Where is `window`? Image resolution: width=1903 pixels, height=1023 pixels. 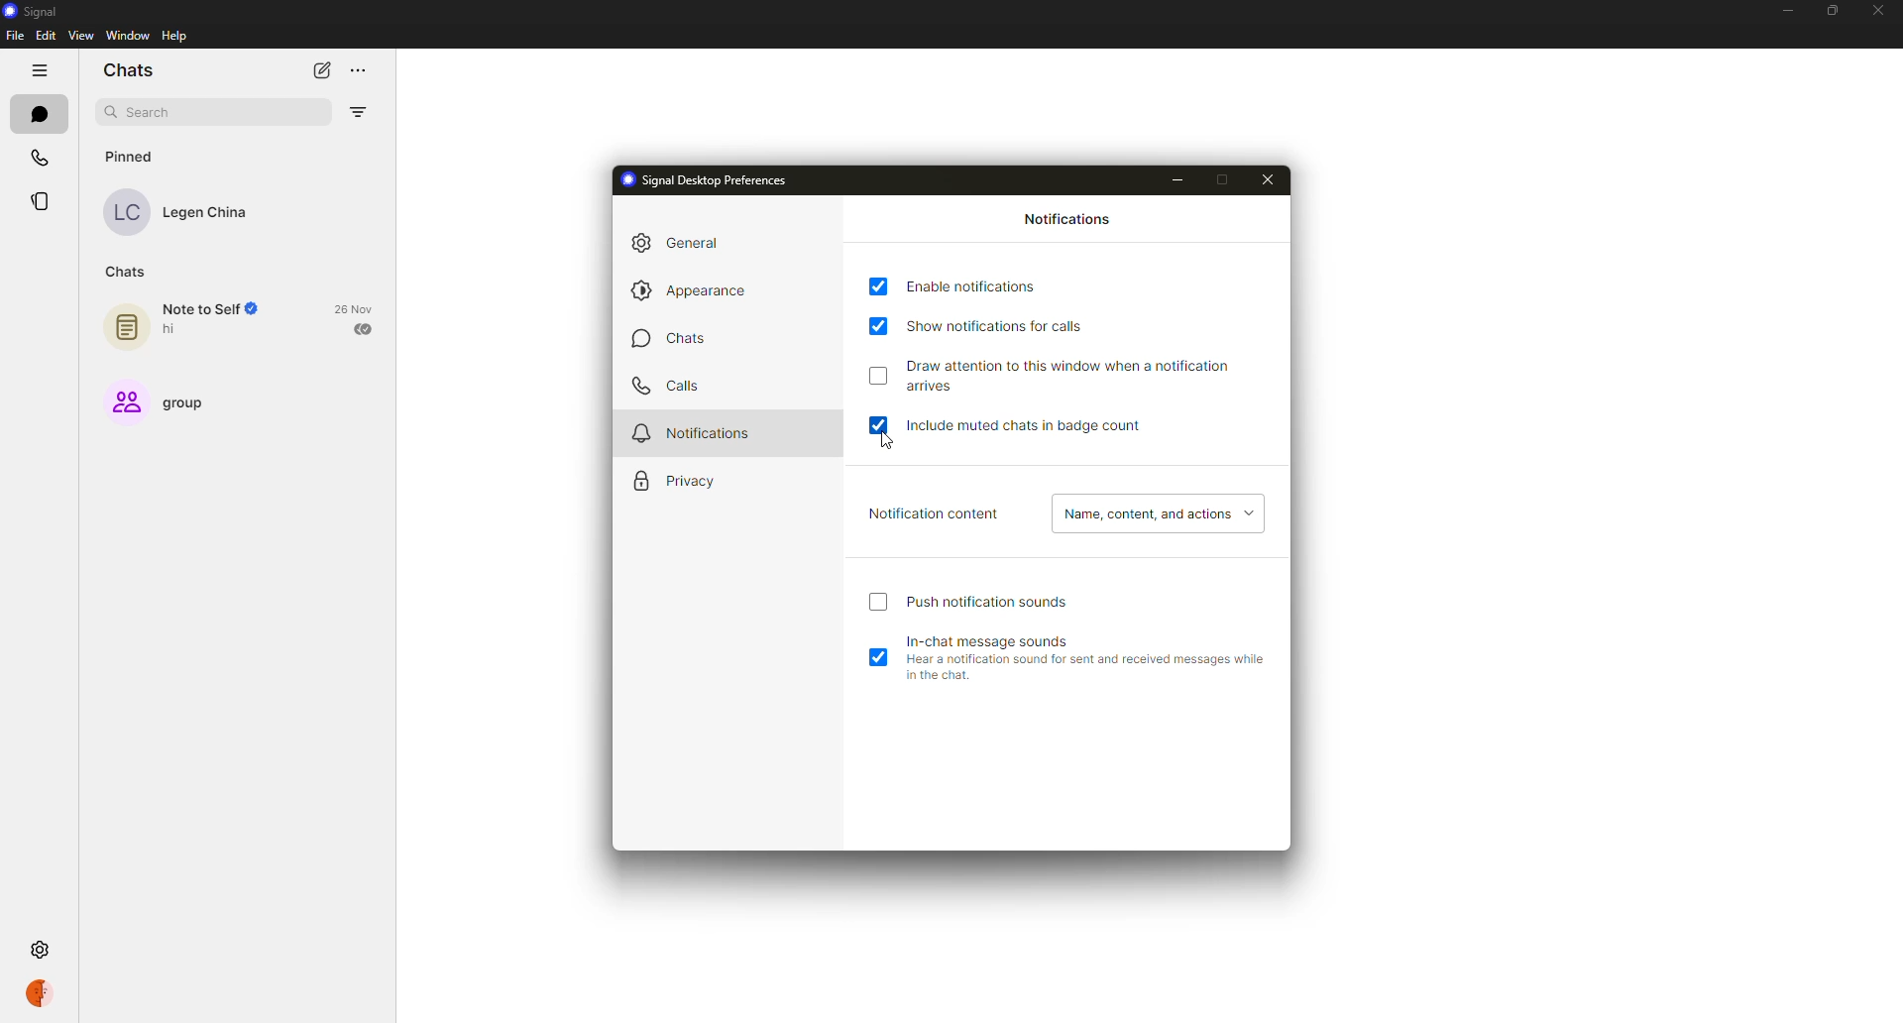
window is located at coordinates (131, 36).